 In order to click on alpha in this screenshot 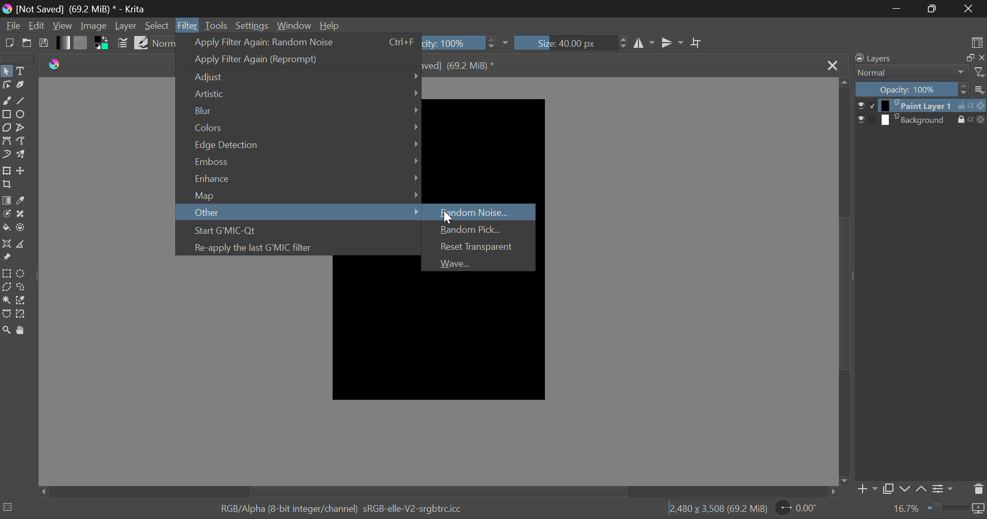, I will do `click(971, 105)`.